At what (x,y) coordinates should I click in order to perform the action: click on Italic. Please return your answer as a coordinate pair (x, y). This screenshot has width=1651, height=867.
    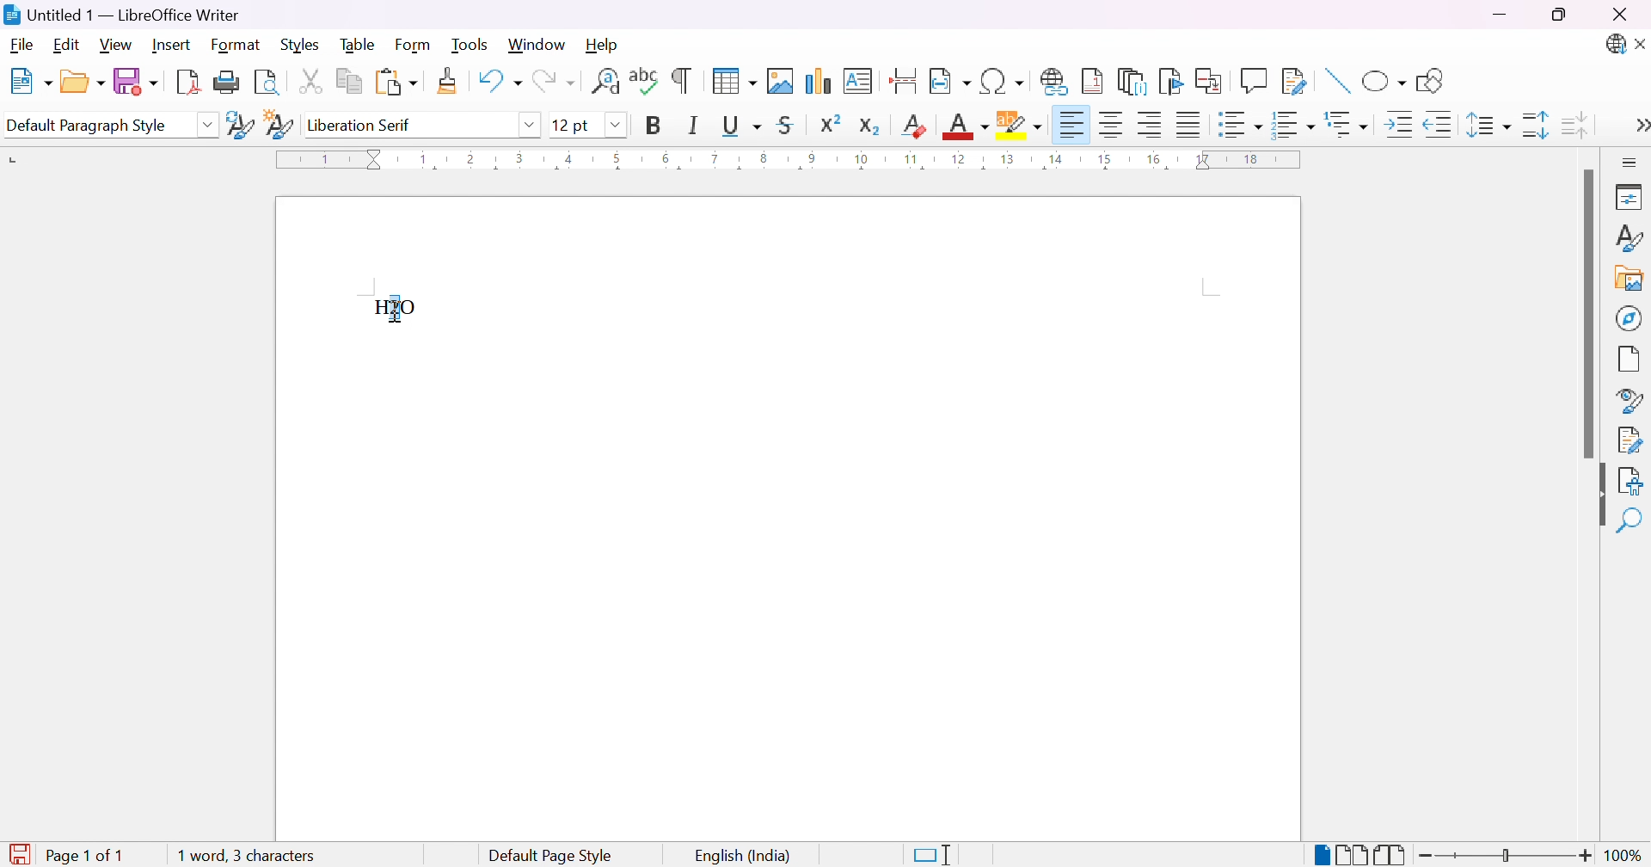
    Looking at the image, I should click on (694, 125).